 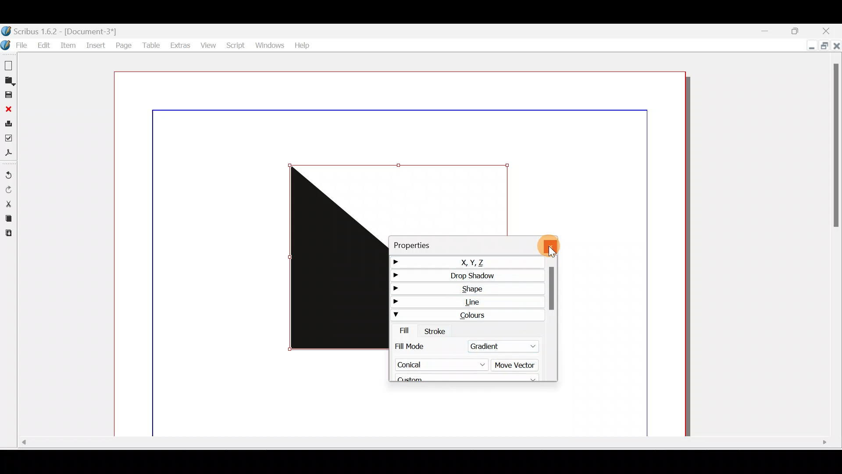 I want to click on Stroke, so click(x=436, y=330).